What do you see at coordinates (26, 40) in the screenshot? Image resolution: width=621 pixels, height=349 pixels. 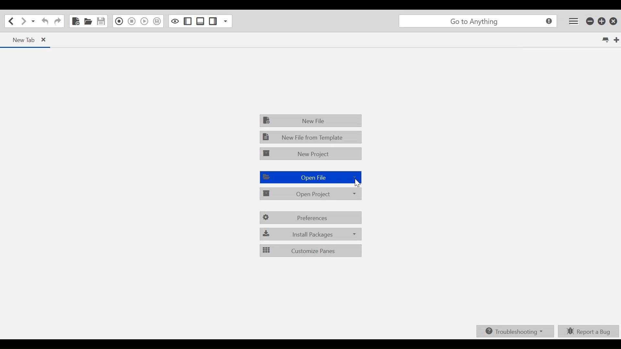 I see `new Tab` at bounding box center [26, 40].